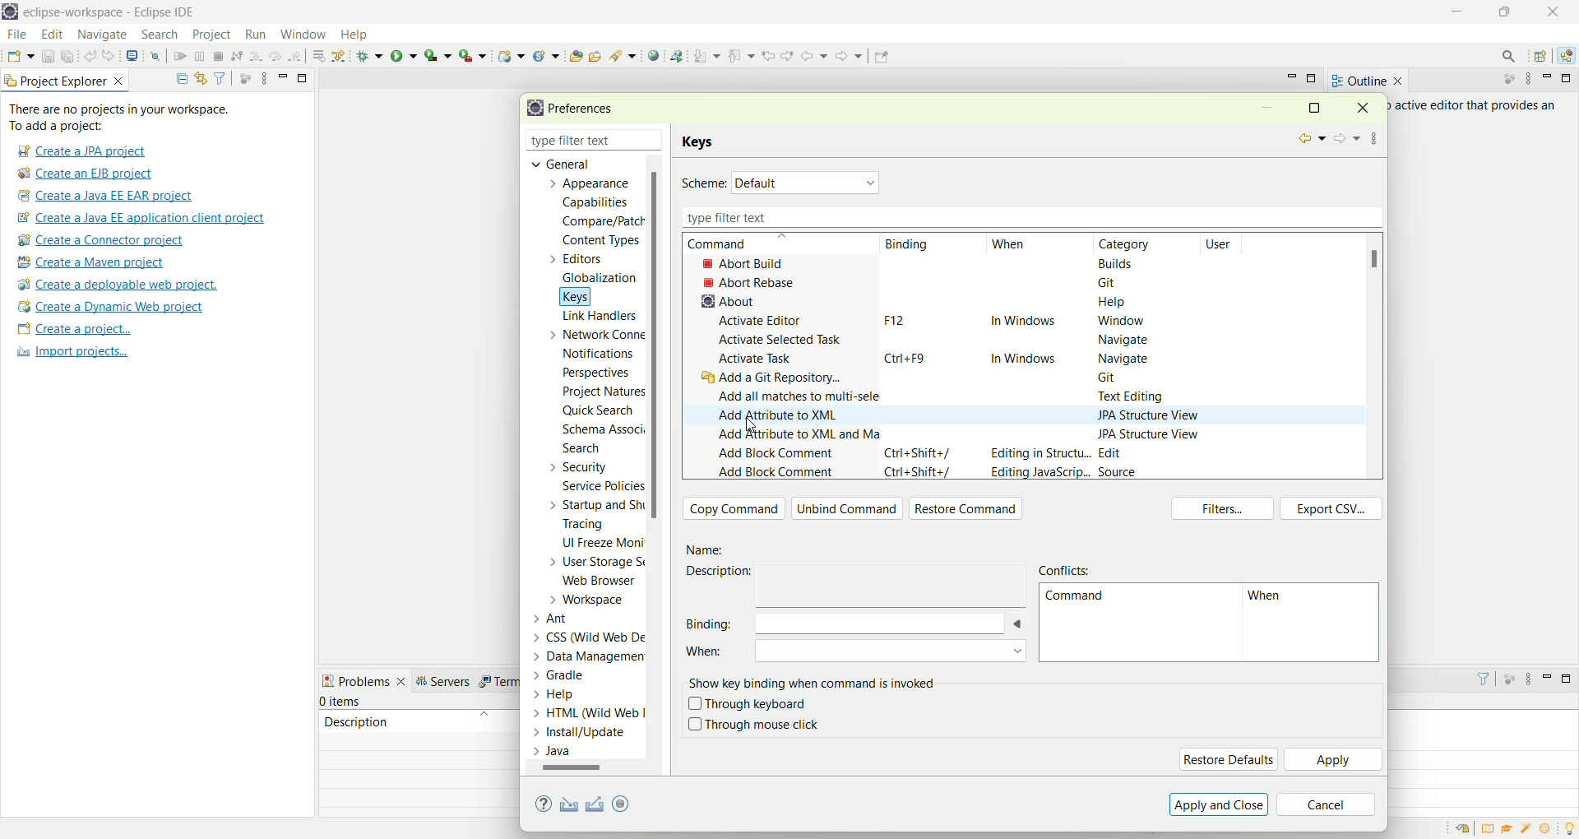 Image resolution: width=1579 pixels, height=839 pixels. I want to click on Pin editor, so click(879, 58).